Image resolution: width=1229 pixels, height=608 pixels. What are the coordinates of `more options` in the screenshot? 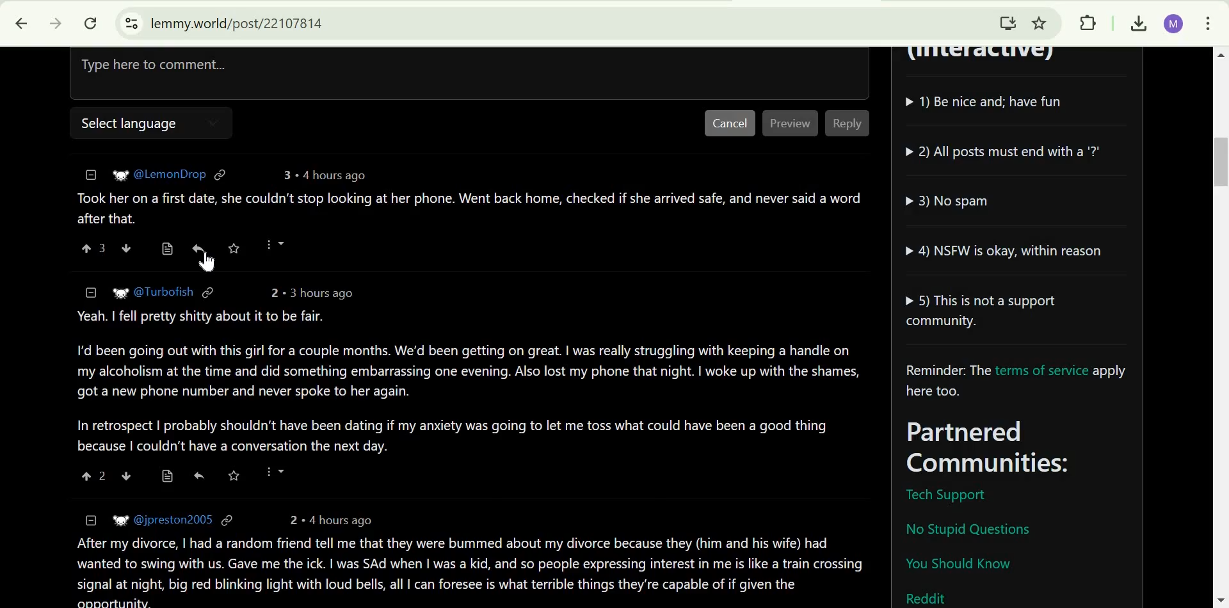 It's located at (275, 472).